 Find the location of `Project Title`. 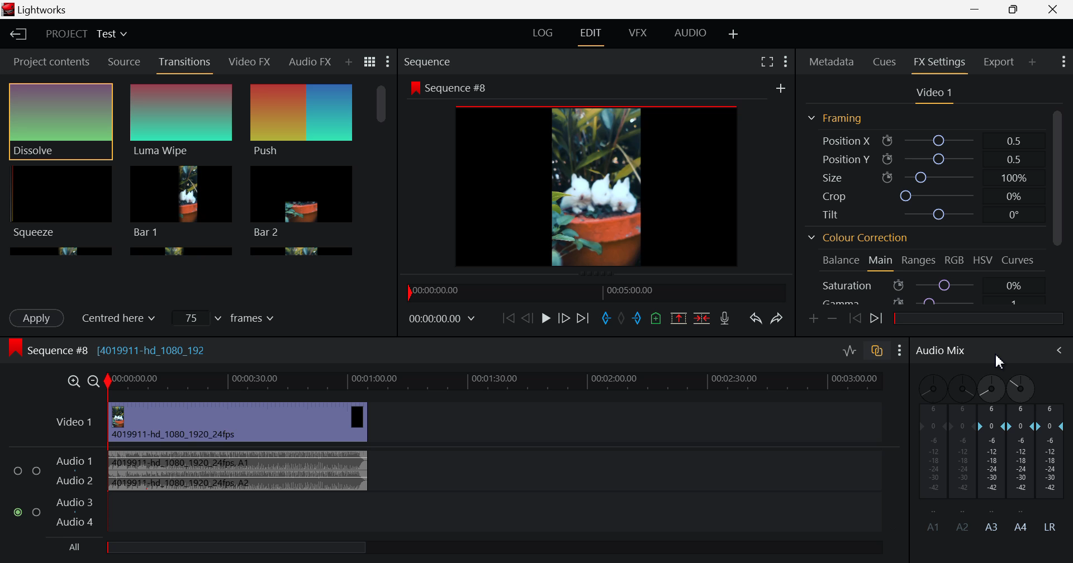

Project Title is located at coordinates (88, 34).